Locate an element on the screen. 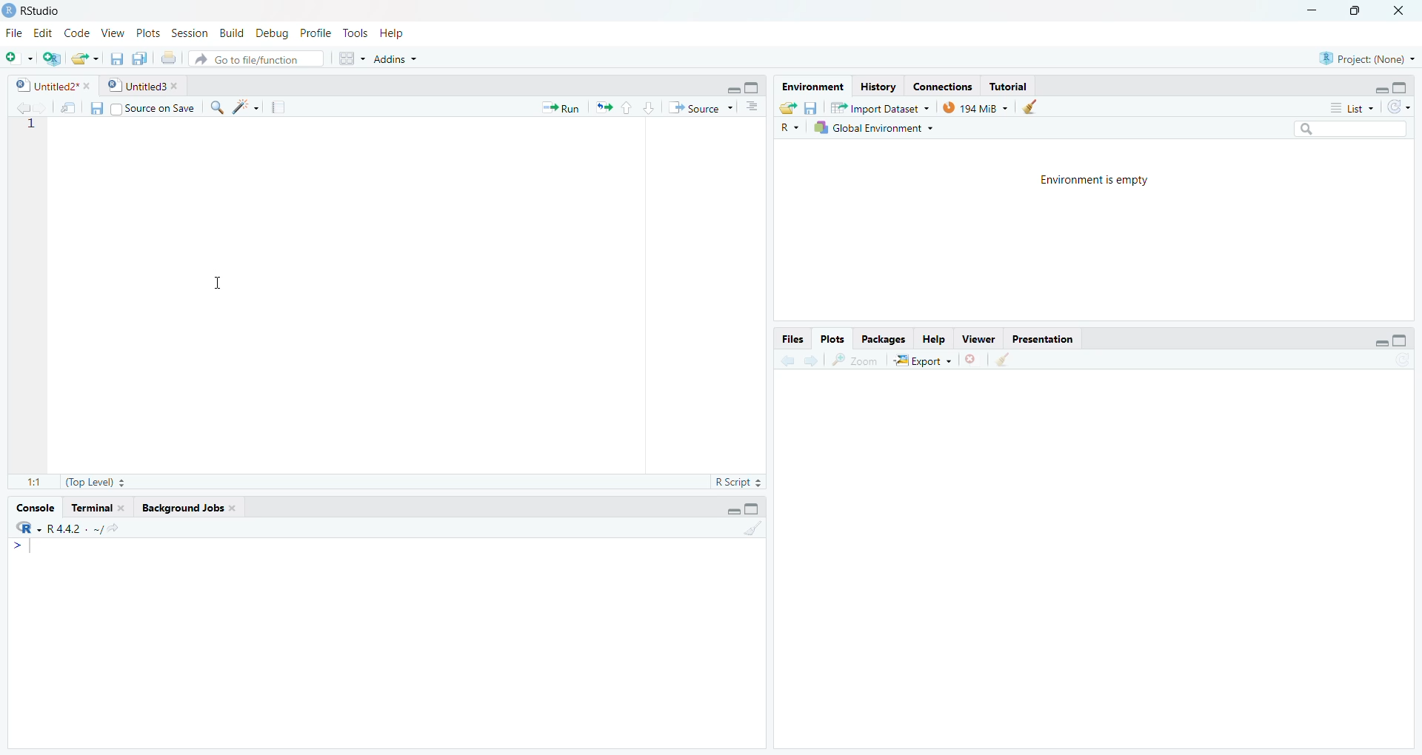 The width and height of the screenshot is (1422, 755). move back is located at coordinates (21, 107).